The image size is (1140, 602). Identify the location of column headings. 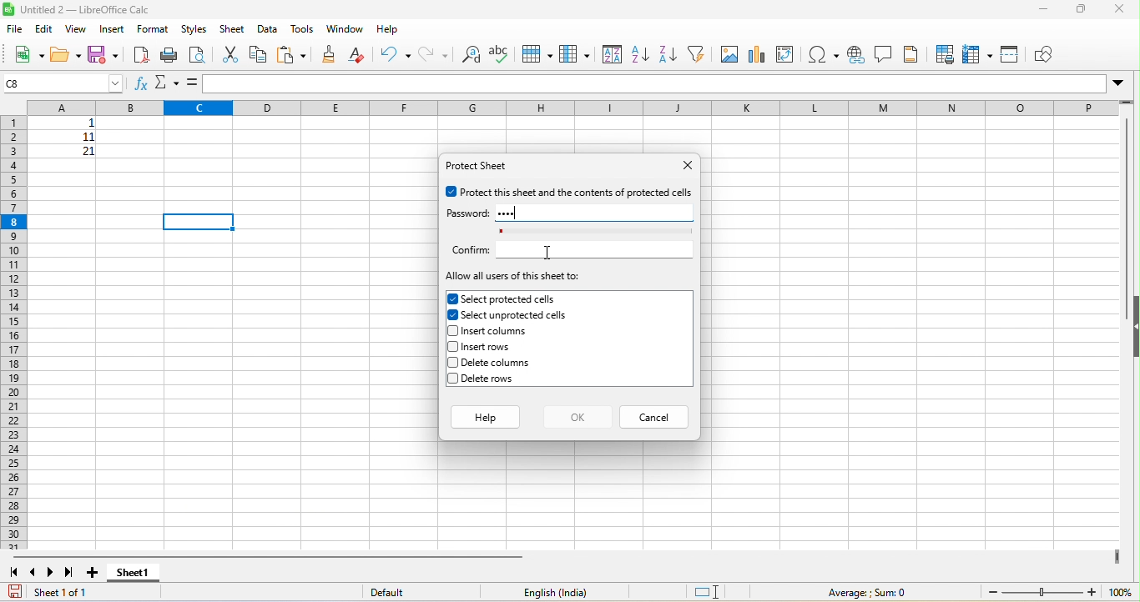
(564, 106).